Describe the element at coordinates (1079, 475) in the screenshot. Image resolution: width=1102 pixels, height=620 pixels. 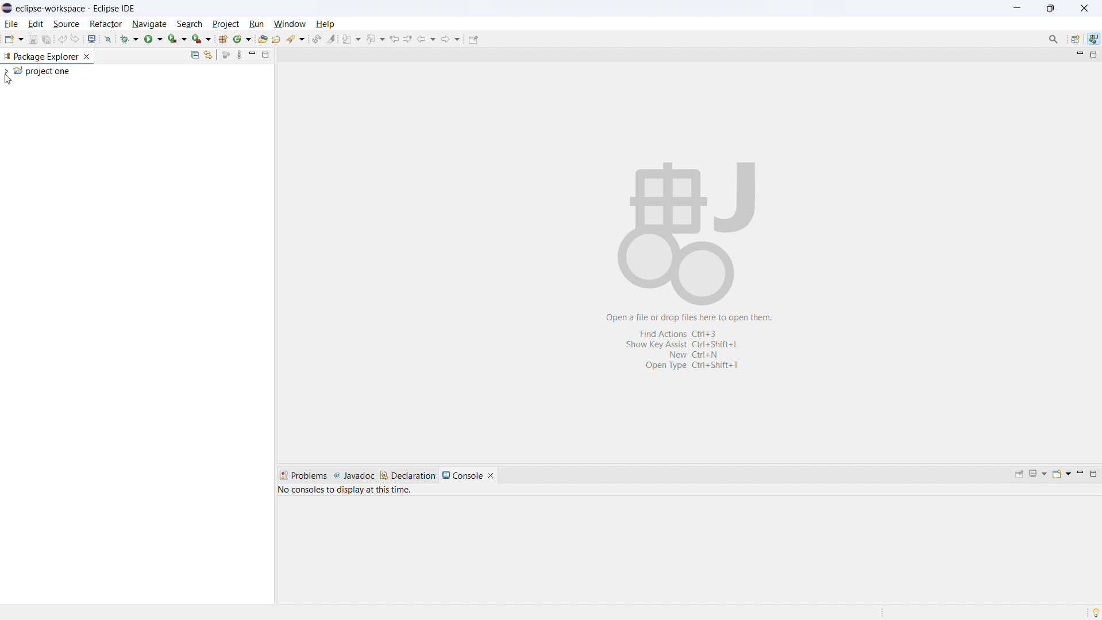
I see `minimize` at that location.